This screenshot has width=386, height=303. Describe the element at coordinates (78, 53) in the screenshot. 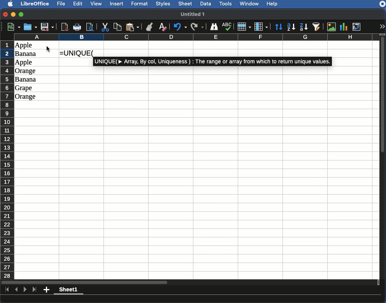

I see `=UNIQUE(` at that location.